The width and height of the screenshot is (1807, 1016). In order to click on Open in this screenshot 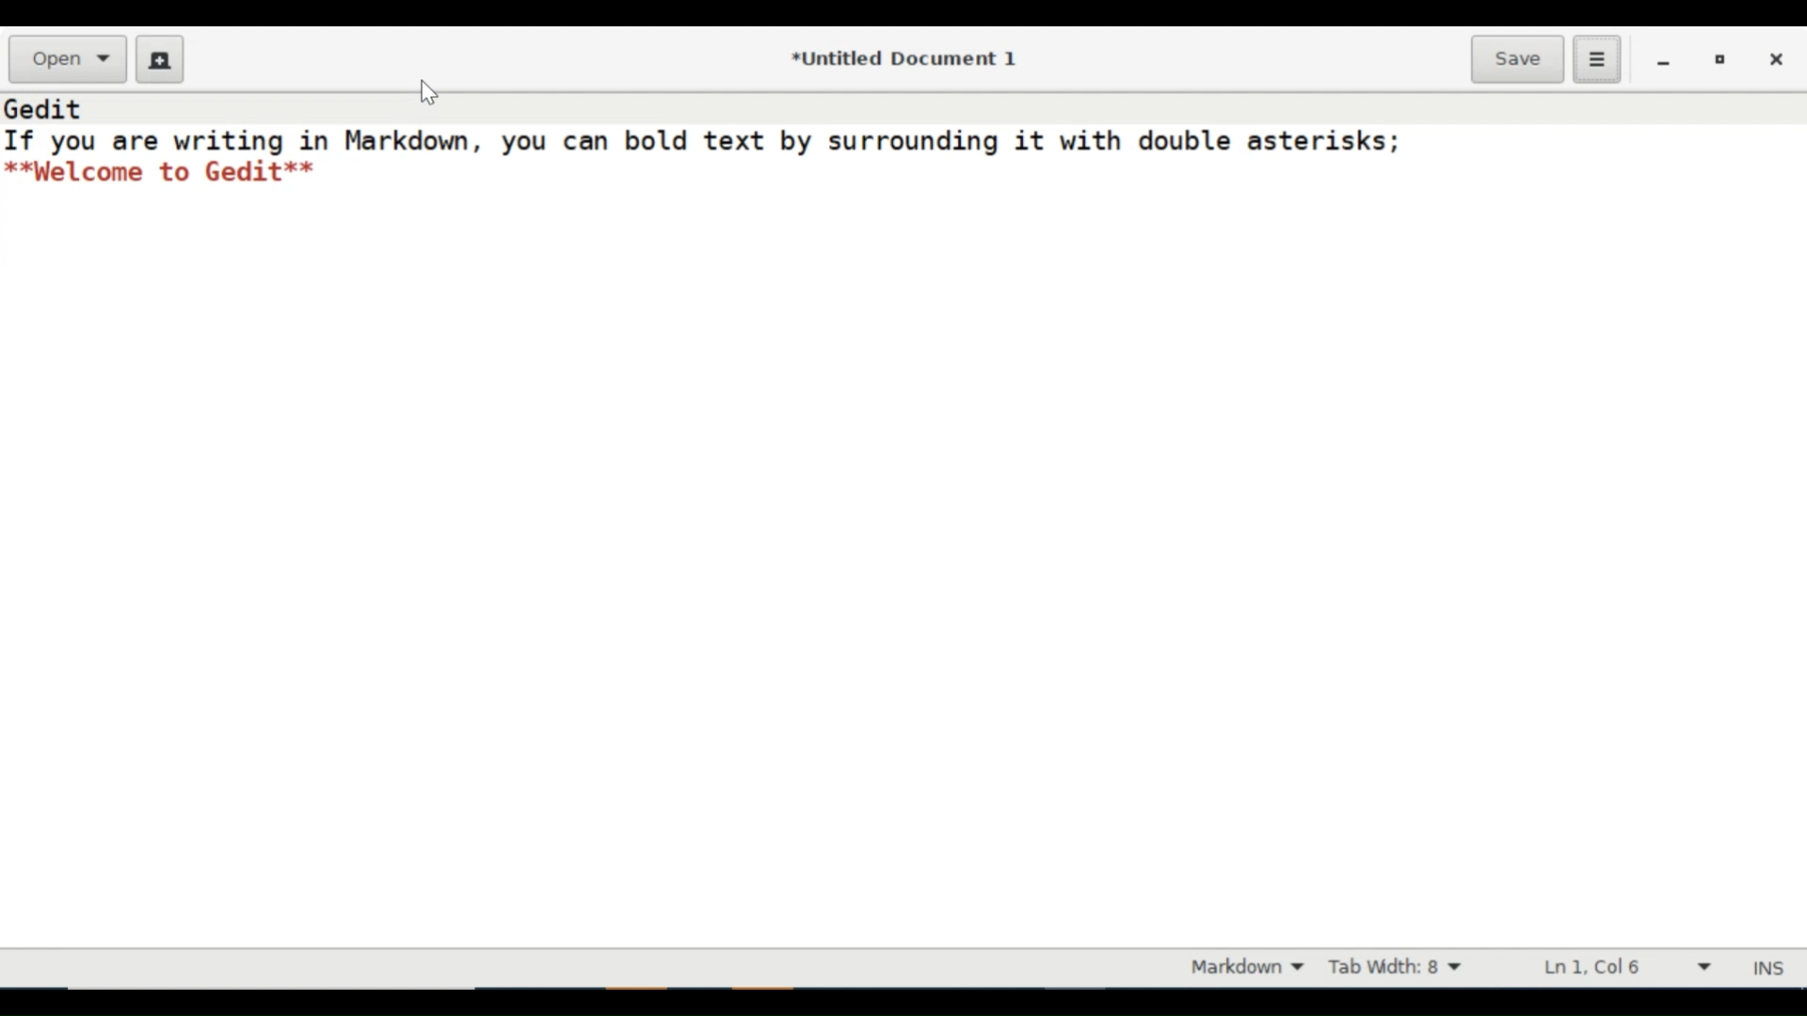, I will do `click(67, 58)`.